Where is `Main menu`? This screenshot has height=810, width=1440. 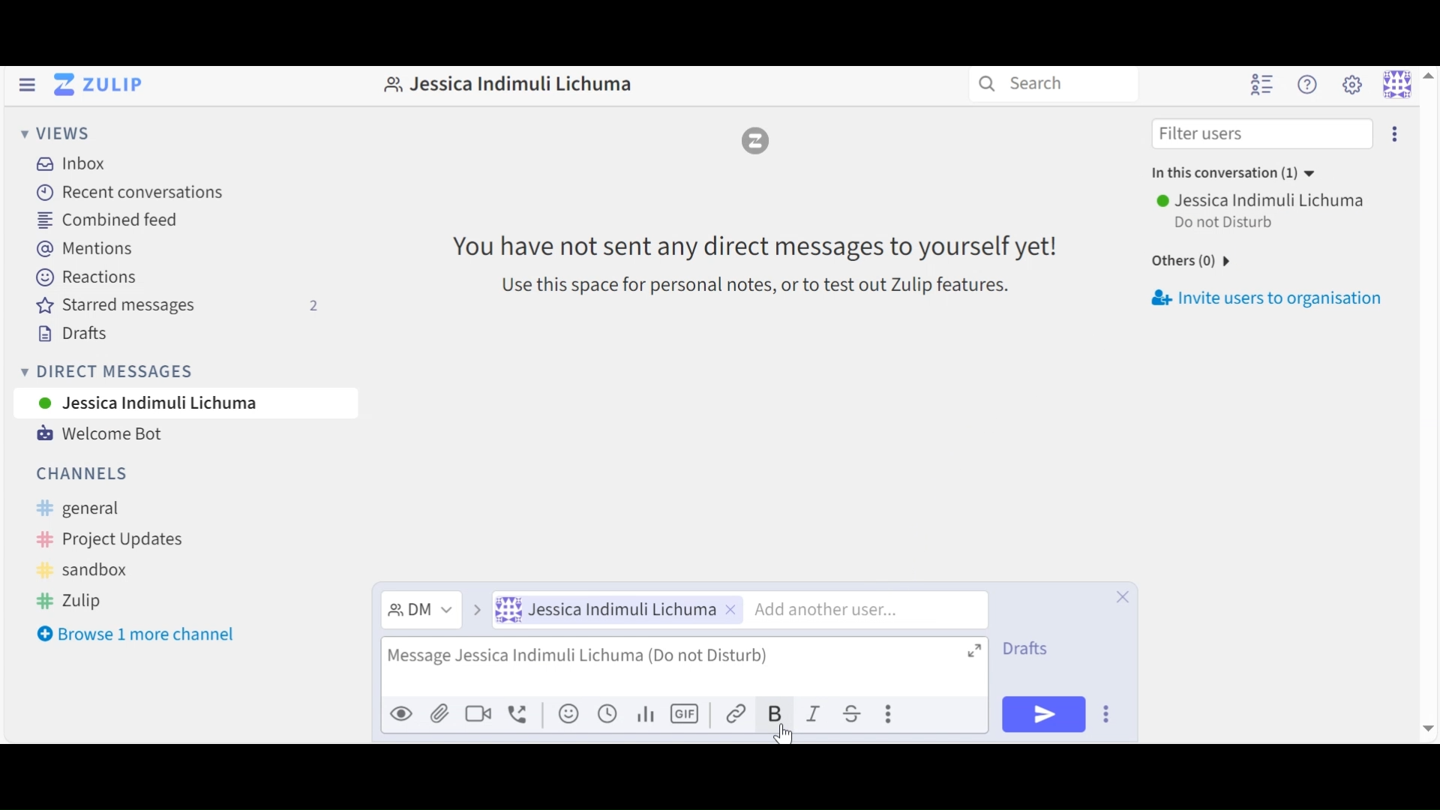 Main menu is located at coordinates (1352, 85).